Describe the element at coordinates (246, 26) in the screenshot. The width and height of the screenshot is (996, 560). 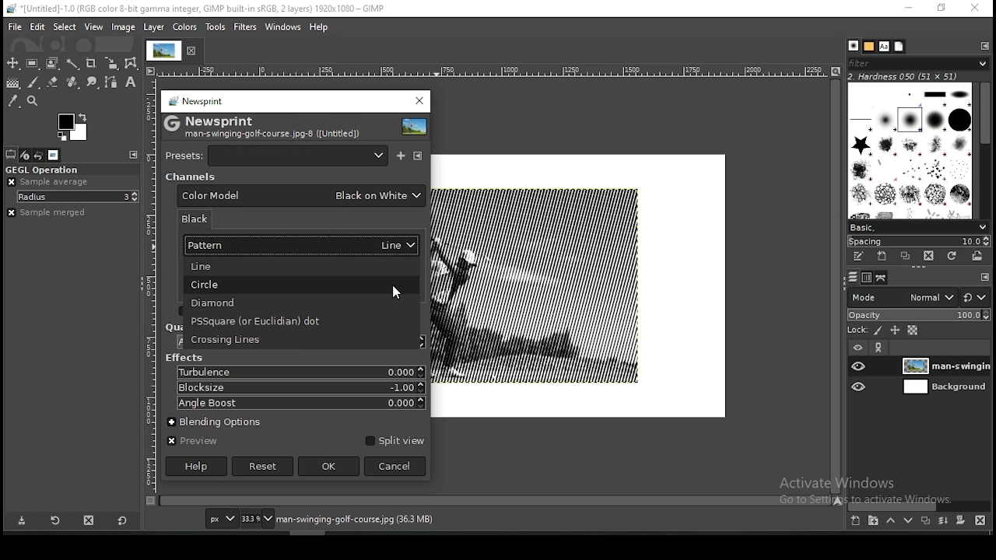
I see `filters` at that location.